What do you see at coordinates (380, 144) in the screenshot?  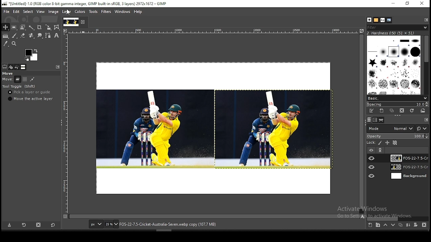 I see `lock pixels` at bounding box center [380, 144].